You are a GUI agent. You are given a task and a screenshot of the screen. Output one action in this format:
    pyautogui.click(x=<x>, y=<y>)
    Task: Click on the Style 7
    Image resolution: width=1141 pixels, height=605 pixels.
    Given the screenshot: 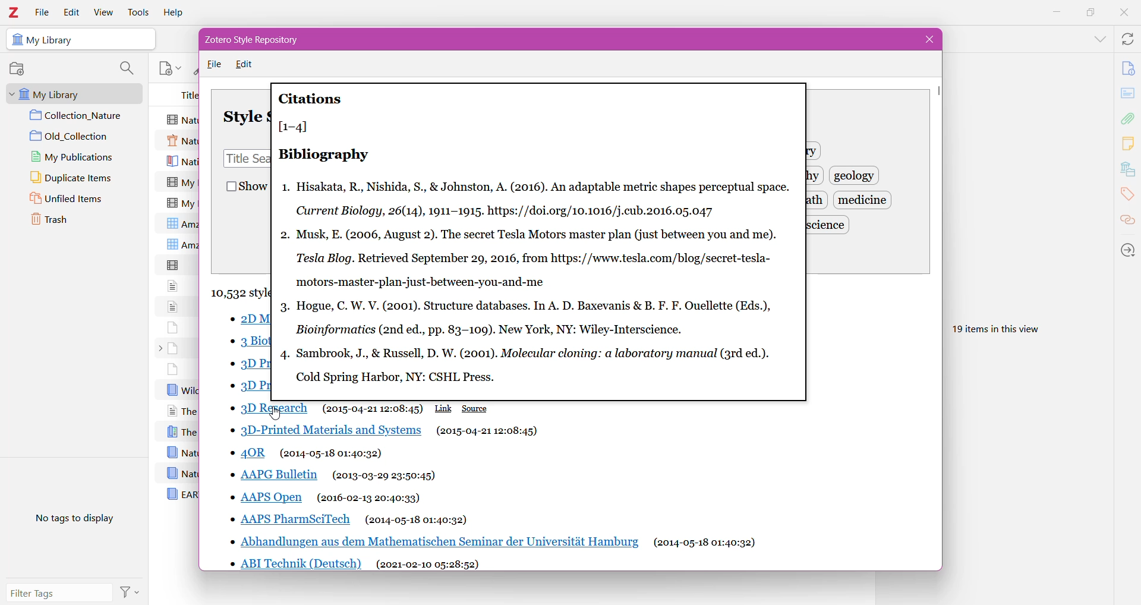 What is the action you would take?
    pyautogui.click(x=251, y=453)
    